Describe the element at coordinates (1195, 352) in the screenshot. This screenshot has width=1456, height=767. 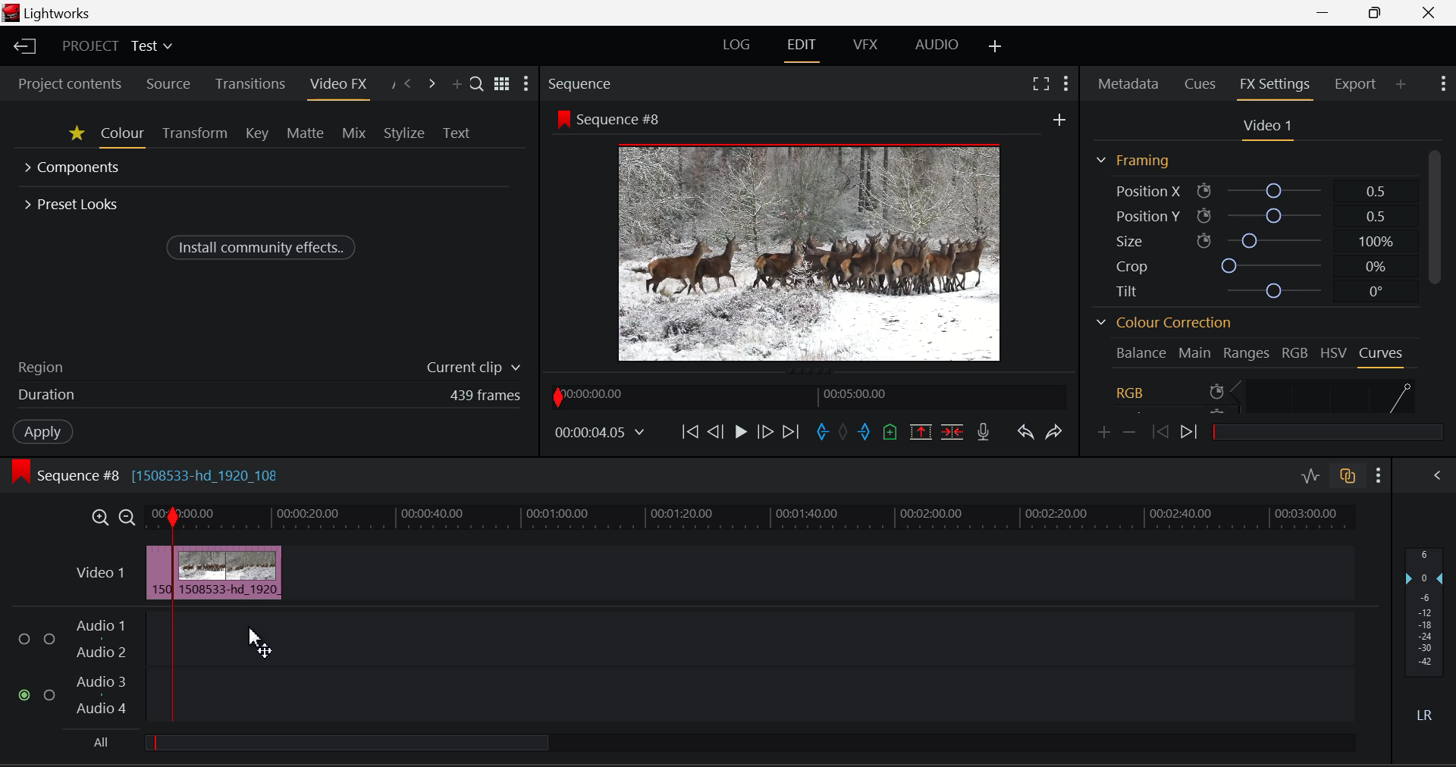
I see `Main` at that location.